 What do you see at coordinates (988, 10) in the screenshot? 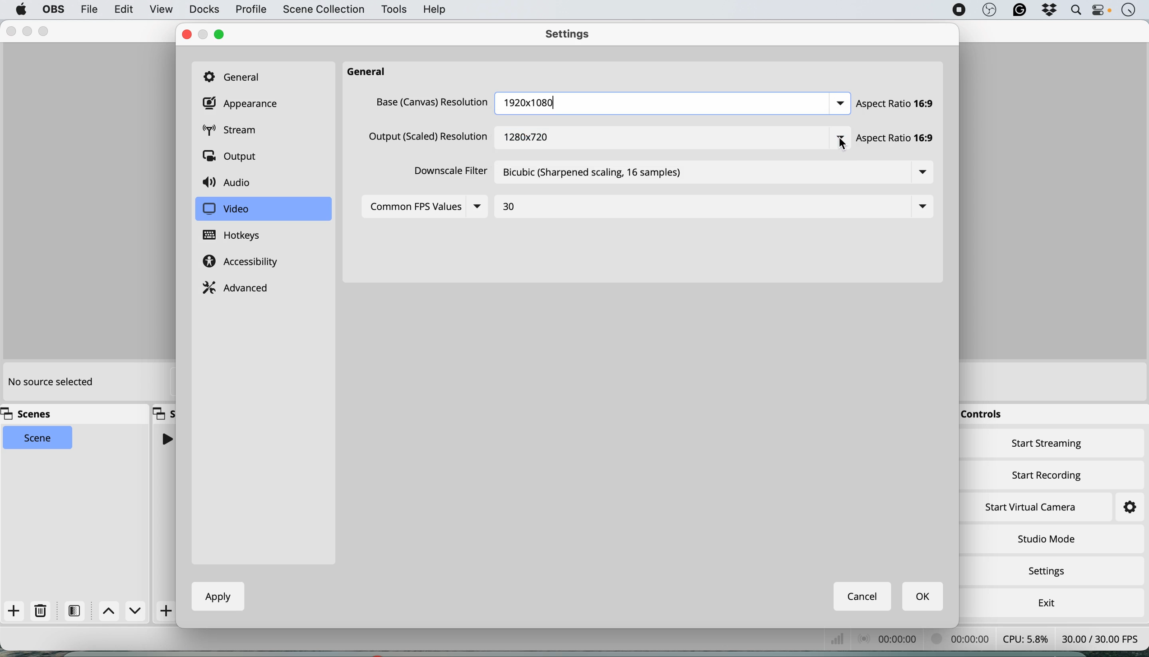
I see `obs` at bounding box center [988, 10].